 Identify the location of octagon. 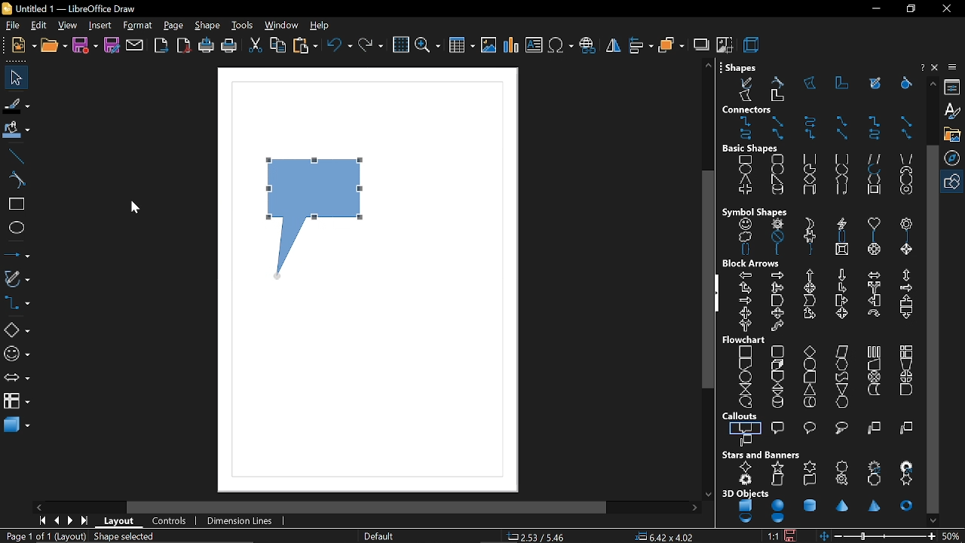
(905, 180).